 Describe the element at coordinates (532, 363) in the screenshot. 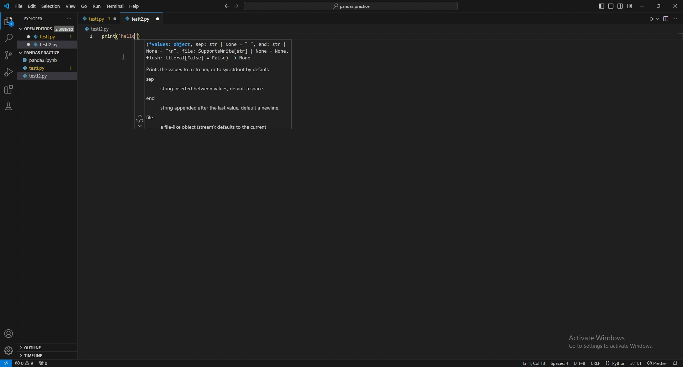

I see `ln1, col1` at that location.